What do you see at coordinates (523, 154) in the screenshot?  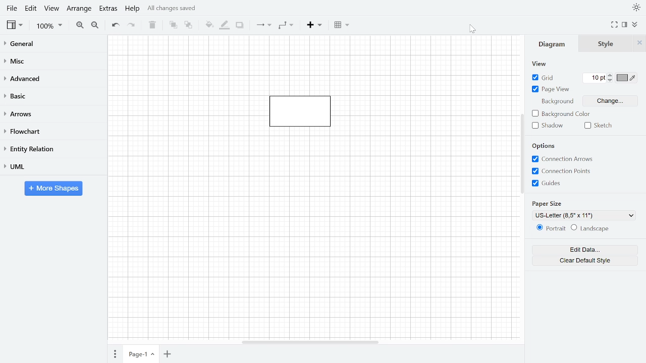 I see `Vertical scrollbar` at bounding box center [523, 154].